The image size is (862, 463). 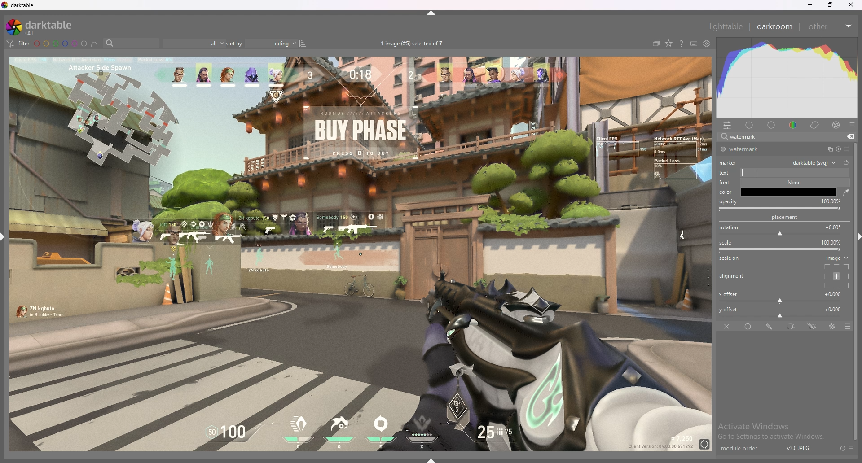 I want to click on color label, so click(x=61, y=44).